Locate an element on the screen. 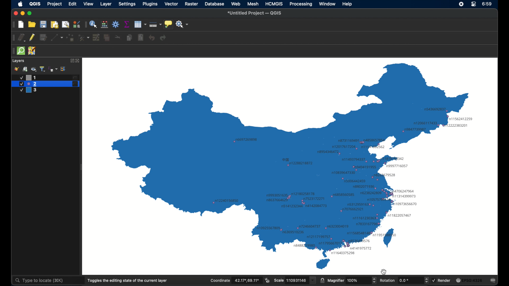 The width and height of the screenshot is (509, 286). quick osm is located at coordinates (21, 51).